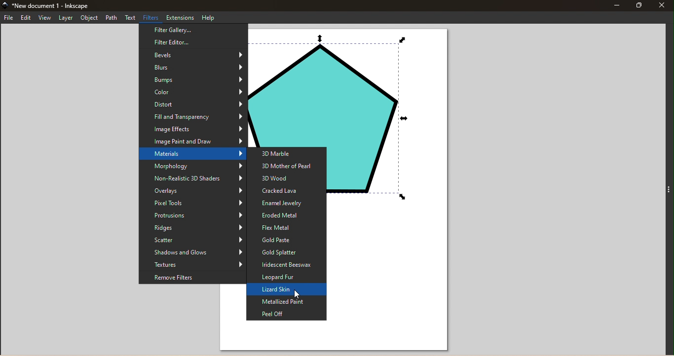 This screenshot has width=674, height=356. What do you see at coordinates (287, 191) in the screenshot?
I see `Cracked Lava` at bounding box center [287, 191].